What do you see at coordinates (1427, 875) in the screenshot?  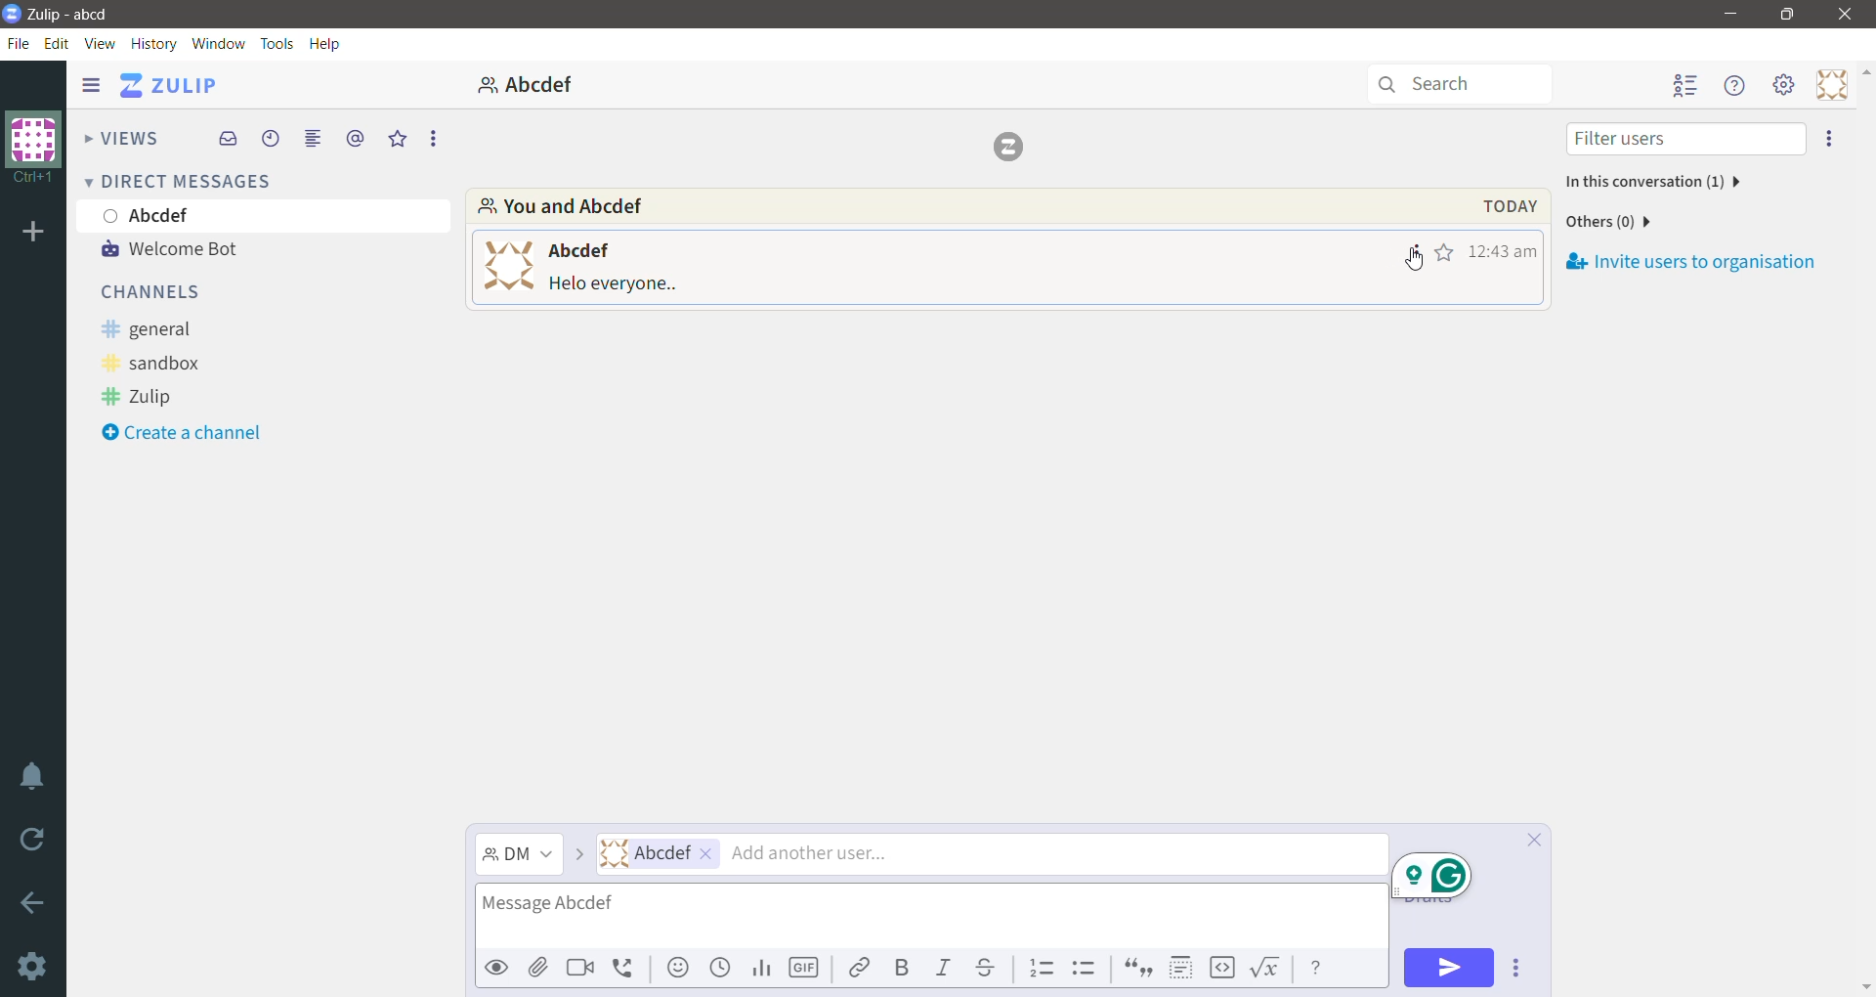 I see `popup` at bounding box center [1427, 875].